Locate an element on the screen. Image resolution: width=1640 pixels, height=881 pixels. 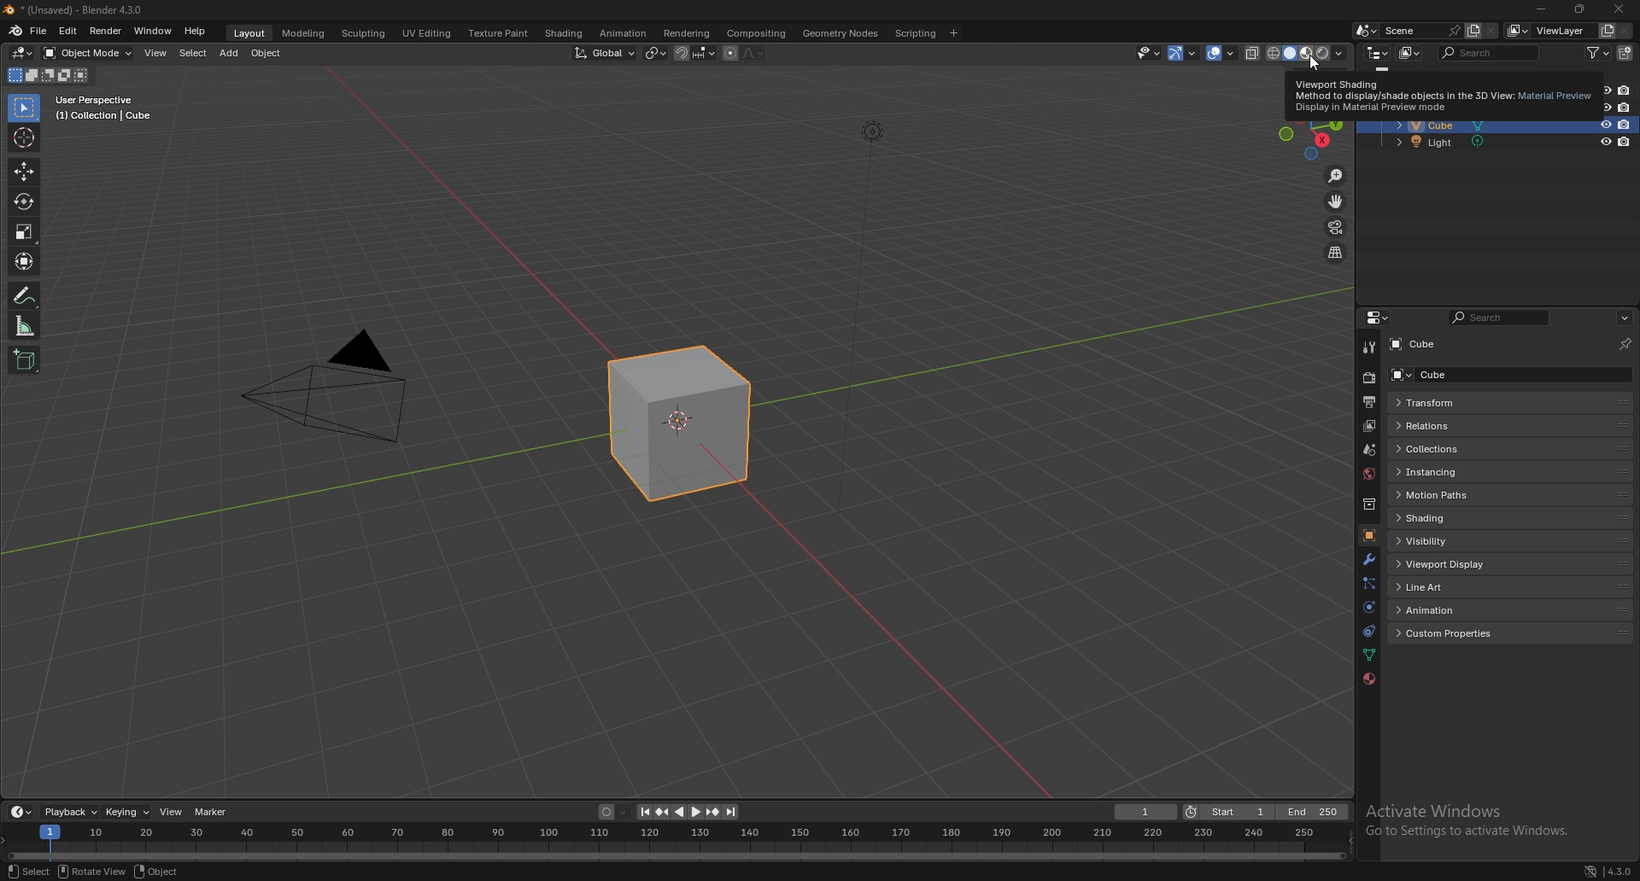
new collection is located at coordinates (1625, 53).